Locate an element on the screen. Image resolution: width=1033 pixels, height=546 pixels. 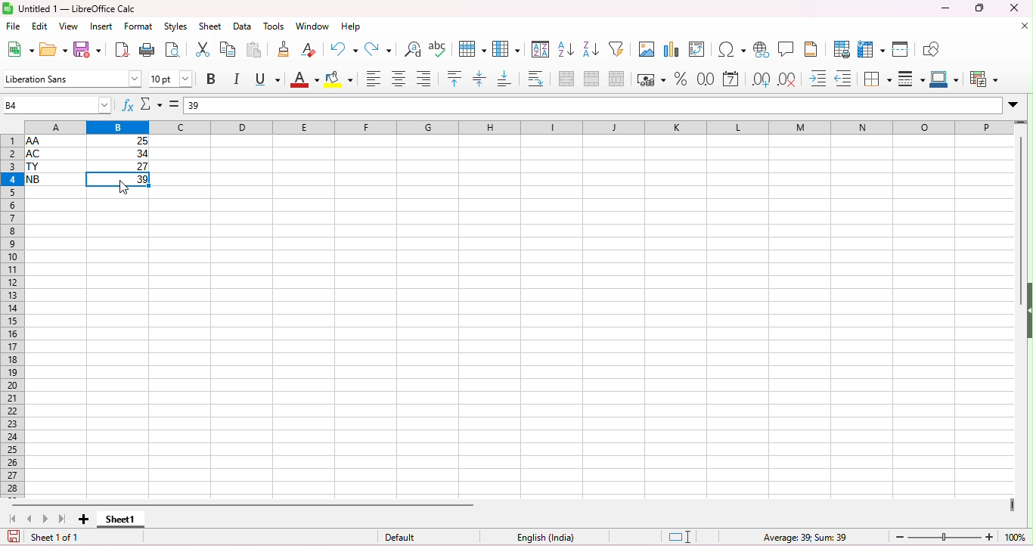
insert special characters is located at coordinates (732, 50).